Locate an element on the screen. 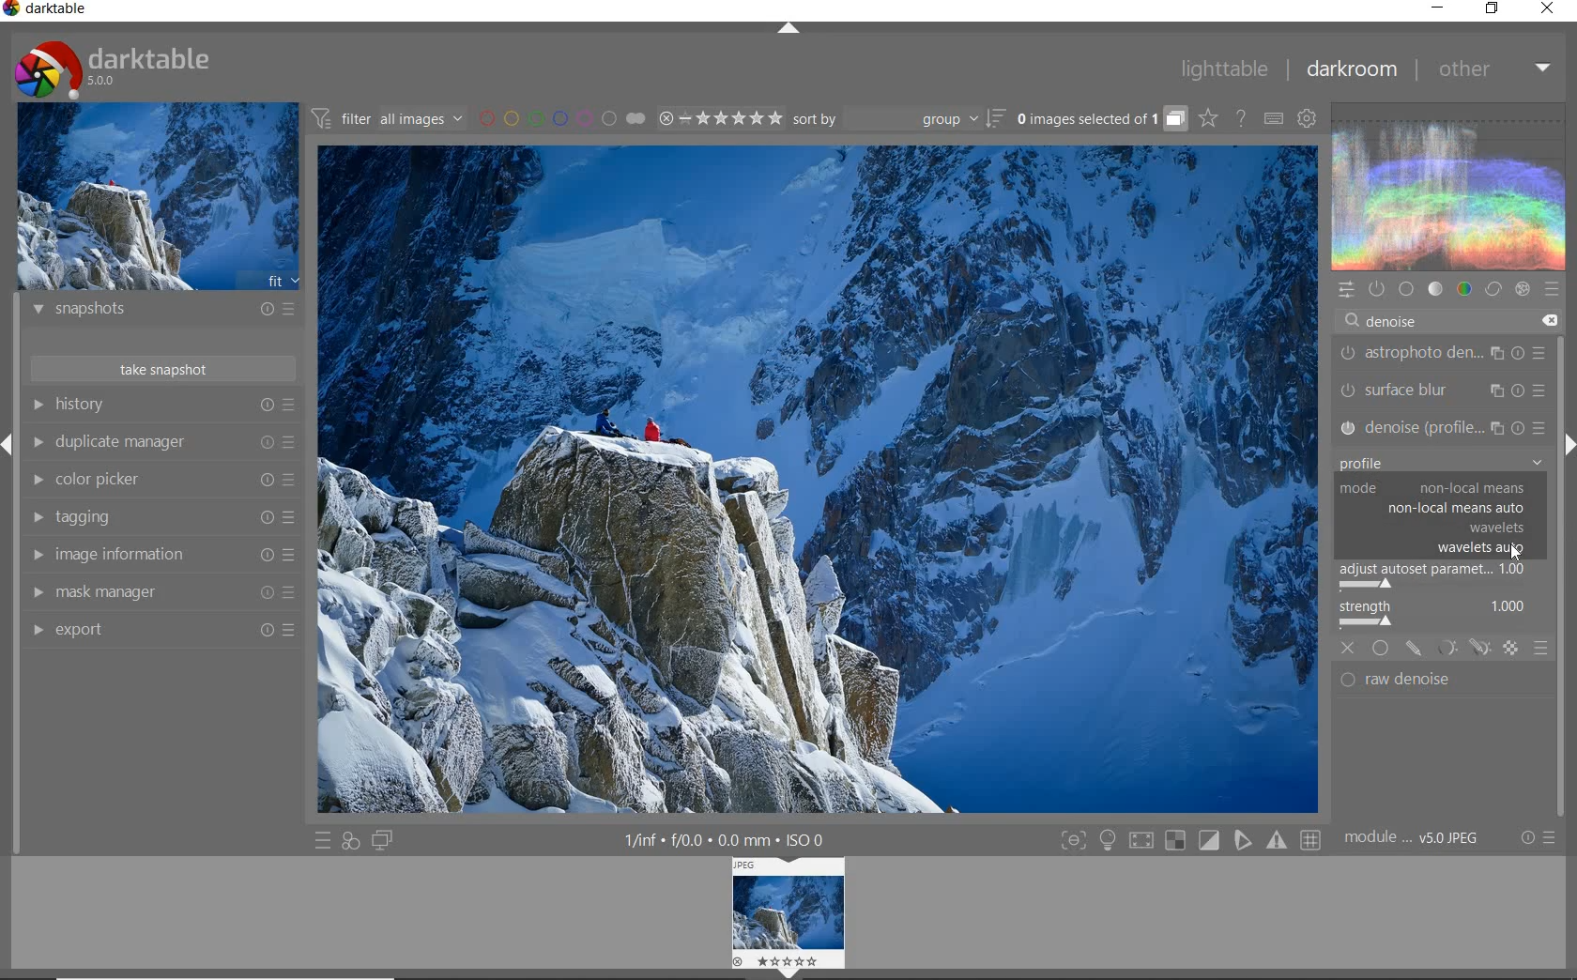 The height and width of the screenshot is (980, 1577). other is located at coordinates (1493, 69).